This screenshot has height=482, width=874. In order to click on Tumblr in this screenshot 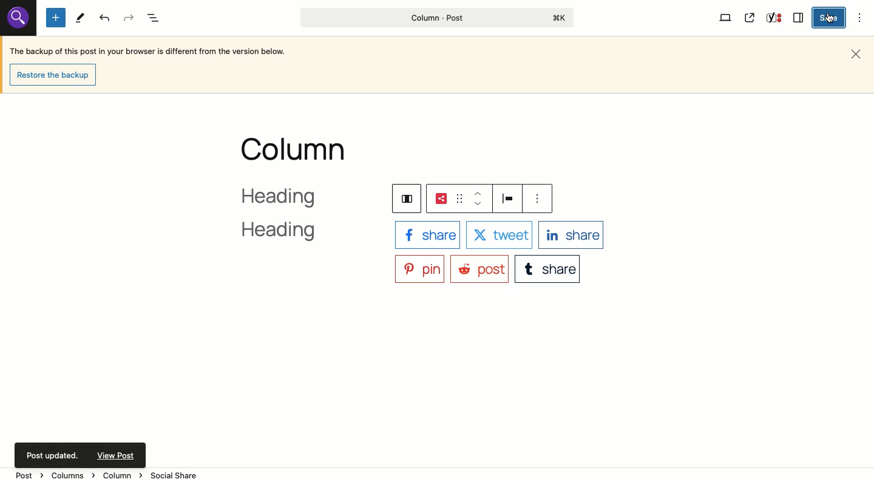, I will do `click(549, 268)`.